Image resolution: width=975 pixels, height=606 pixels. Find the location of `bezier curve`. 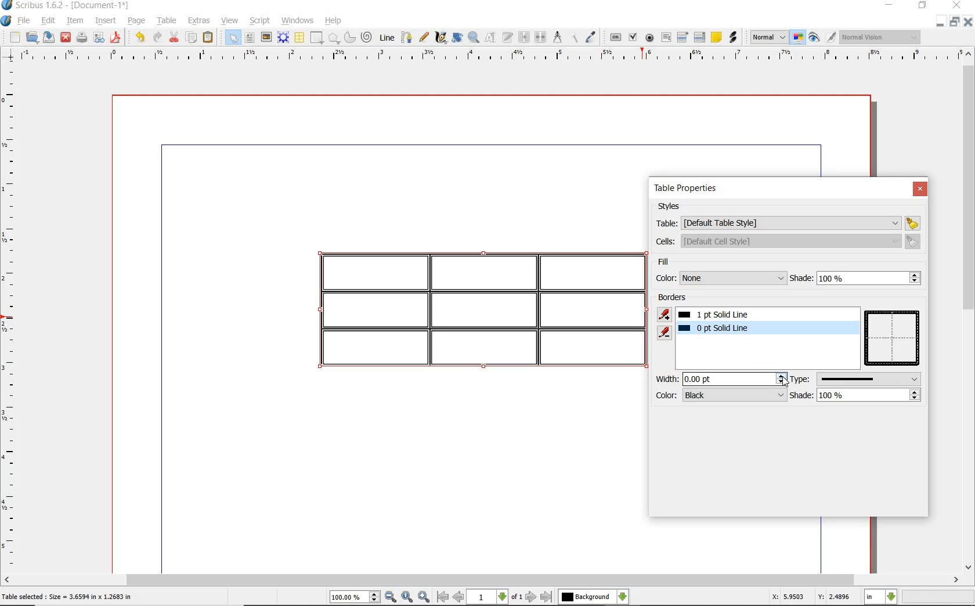

bezier curve is located at coordinates (407, 39).